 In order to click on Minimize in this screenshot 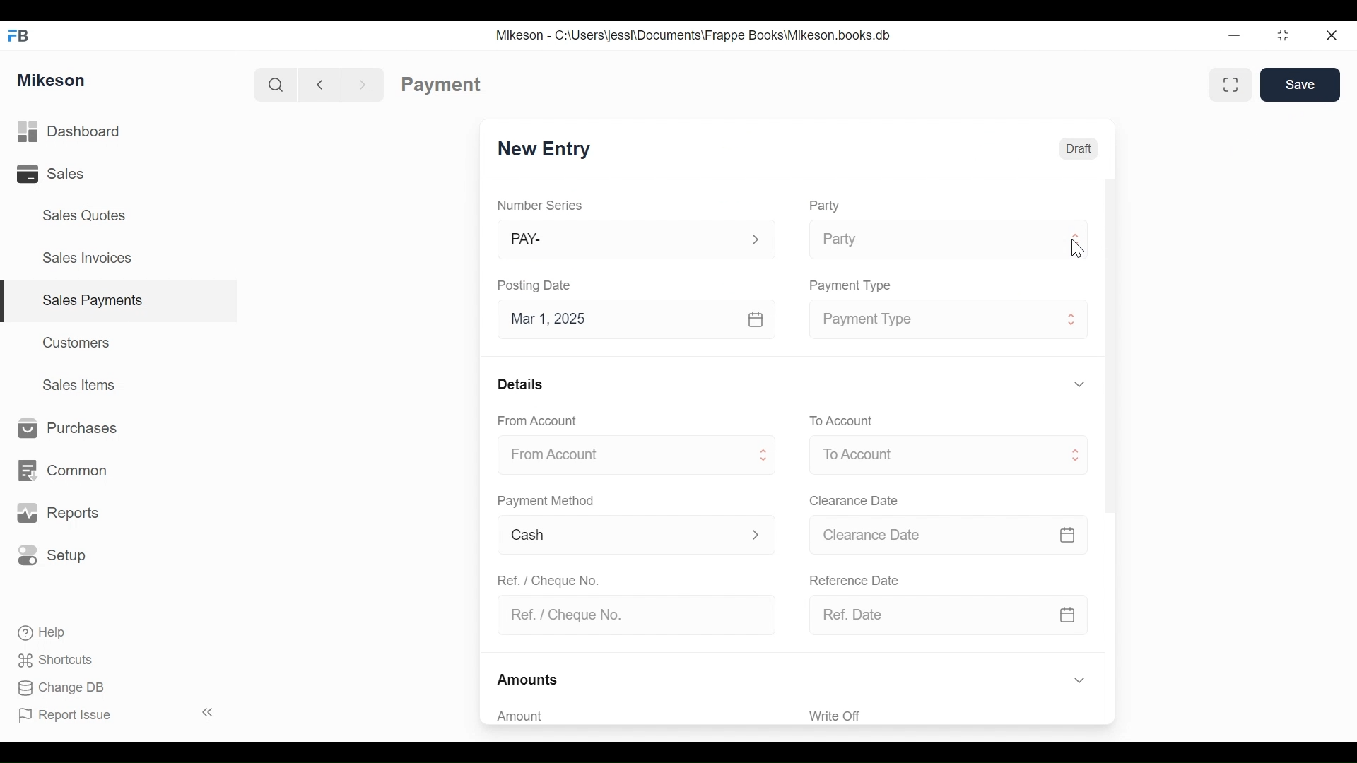, I will do `click(1234, 37)`.